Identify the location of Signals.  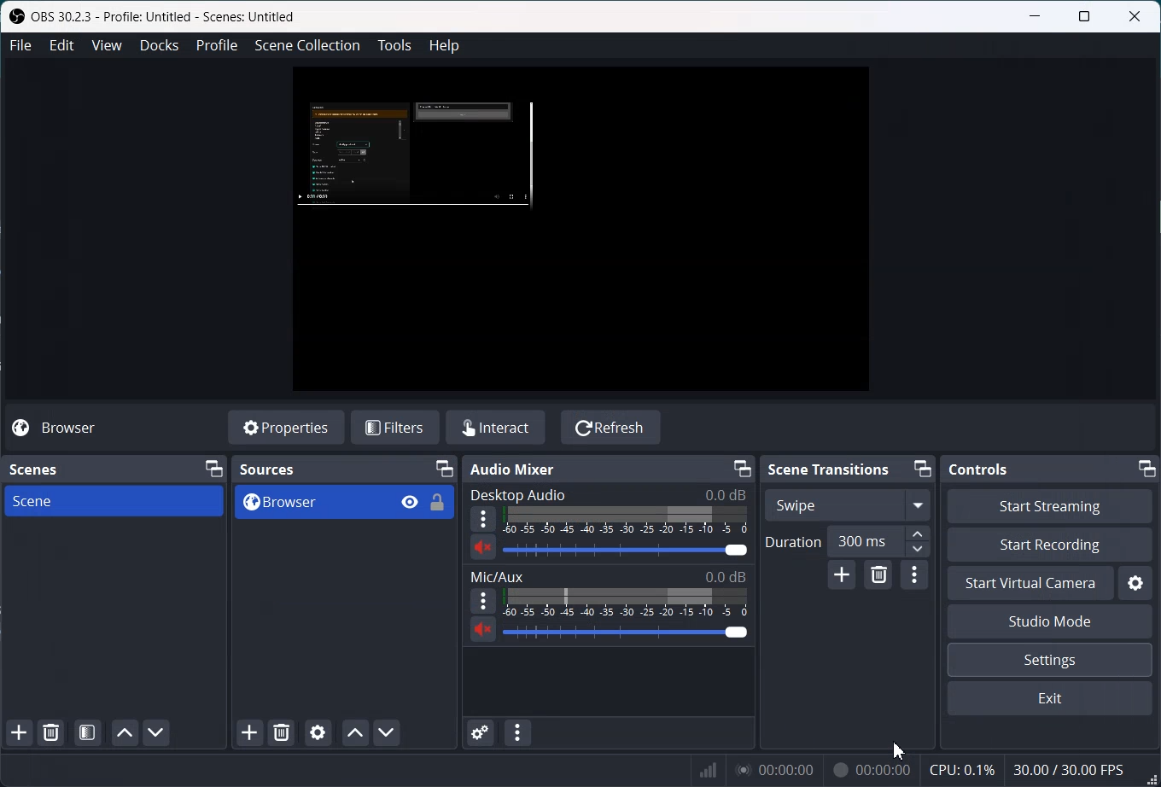
(704, 768).